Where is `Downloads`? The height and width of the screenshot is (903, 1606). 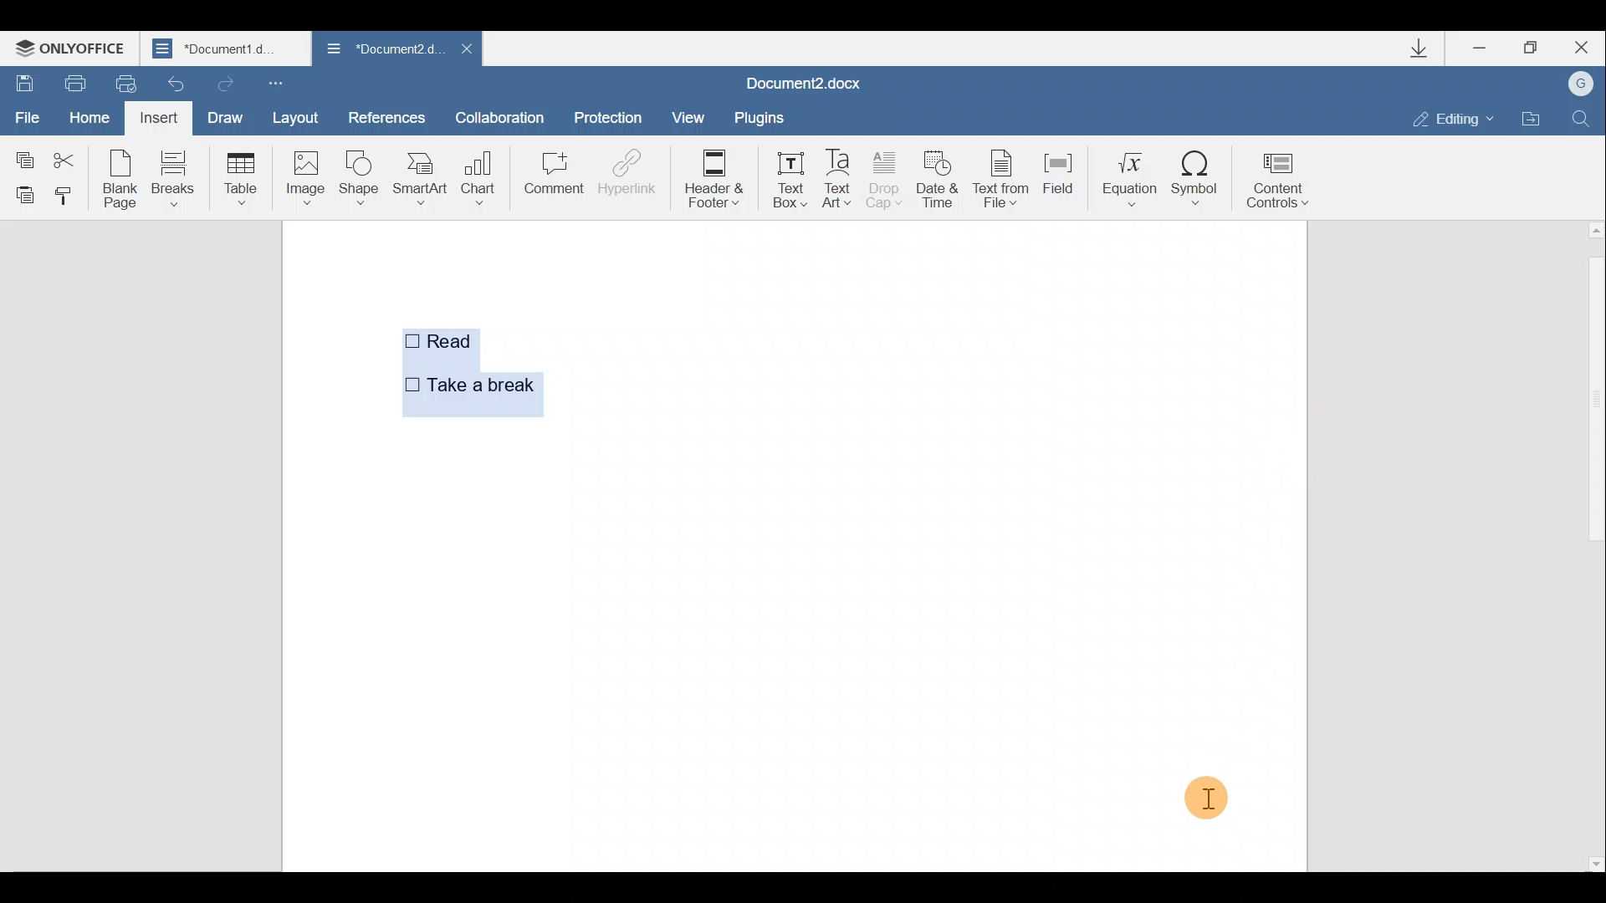 Downloads is located at coordinates (1429, 52).